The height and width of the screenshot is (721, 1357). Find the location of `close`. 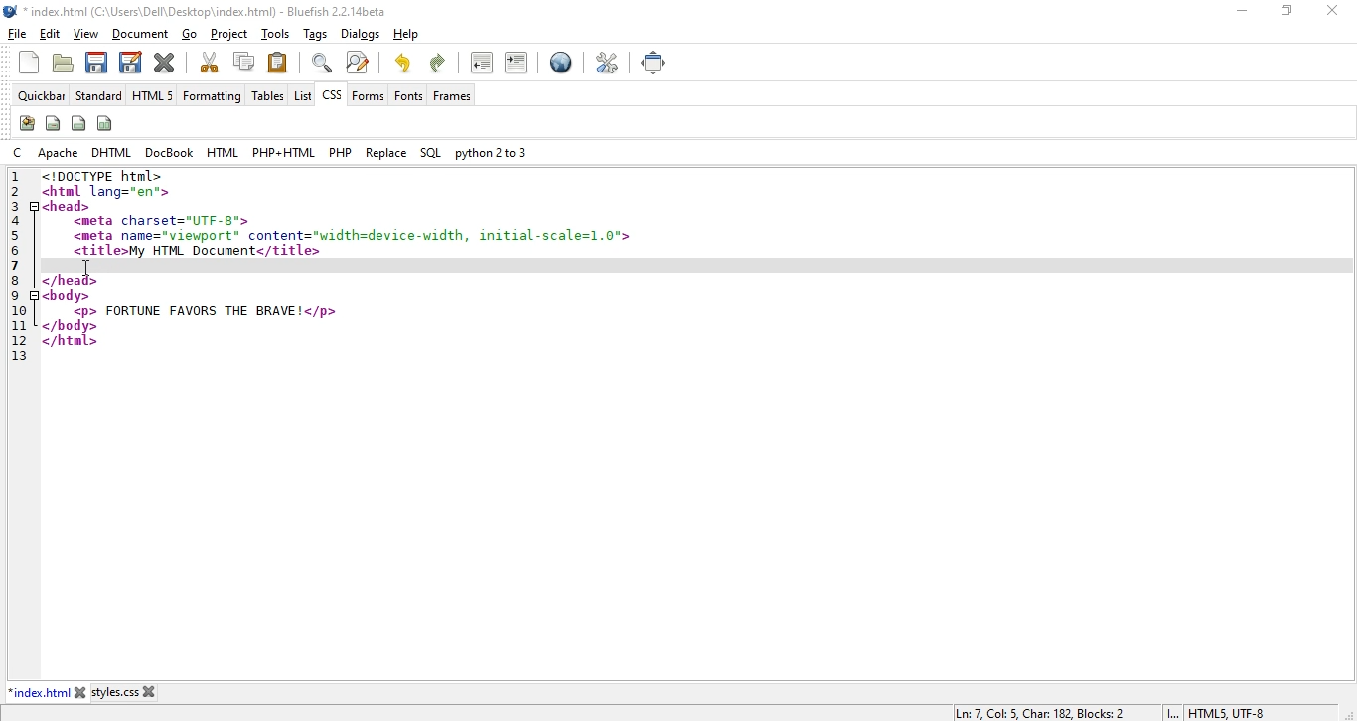

close is located at coordinates (149, 691).